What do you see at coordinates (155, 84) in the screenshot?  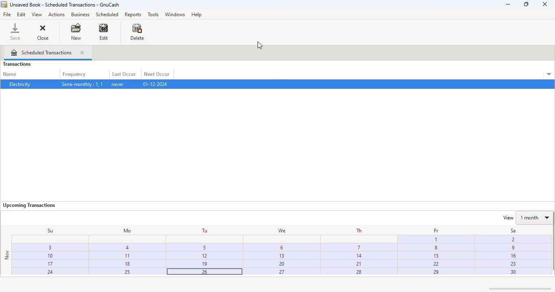 I see `01-12-2024` at bounding box center [155, 84].